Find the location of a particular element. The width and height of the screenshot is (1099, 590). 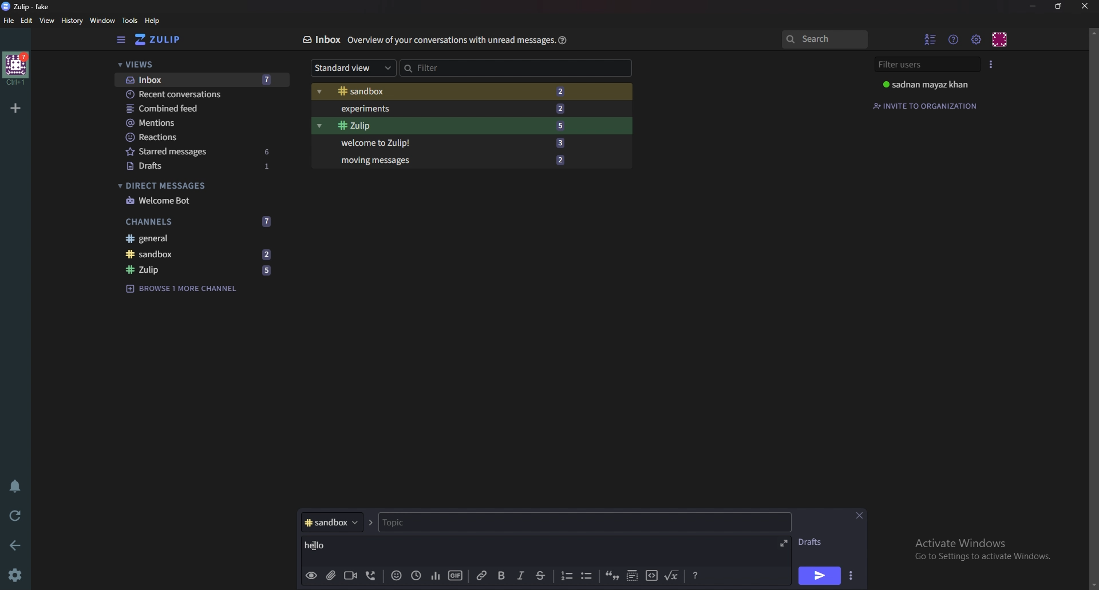

Reload is located at coordinates (17, 515).